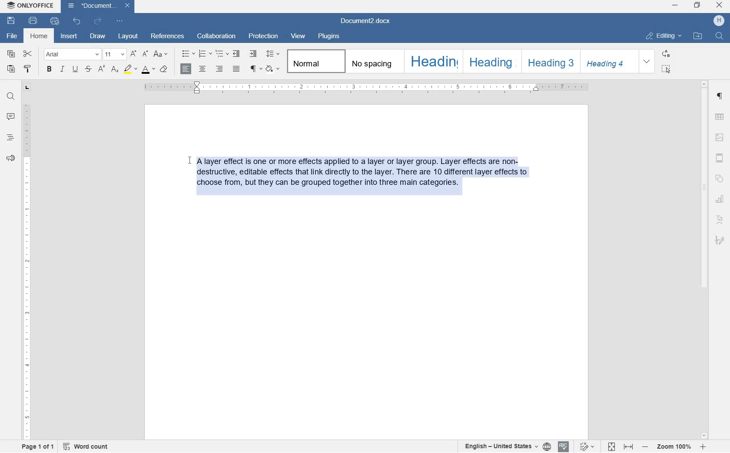 The height and width of the screenshot is (453, 730). Describe the element at coordinates (299, 37) in the screenshot. I see `view` at that location.